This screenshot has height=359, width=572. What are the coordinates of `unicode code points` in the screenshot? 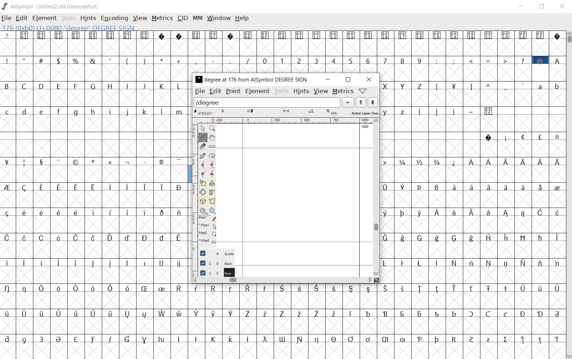 It's located at (206, 35).